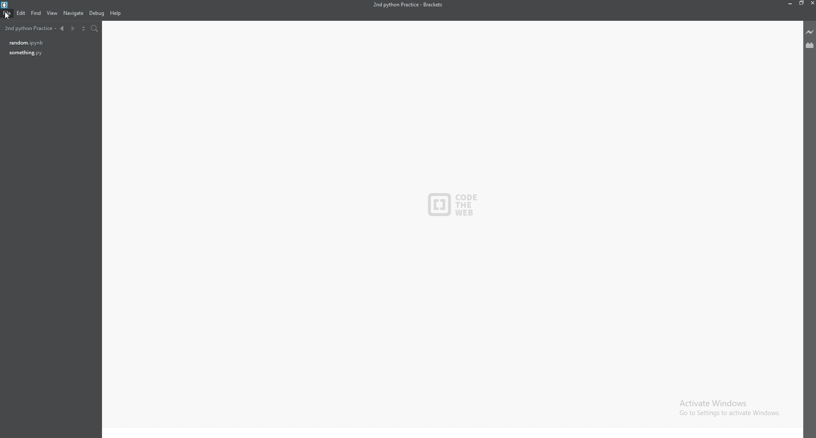  I want to click on 2nd python practice - brackets, so click(410, 5).